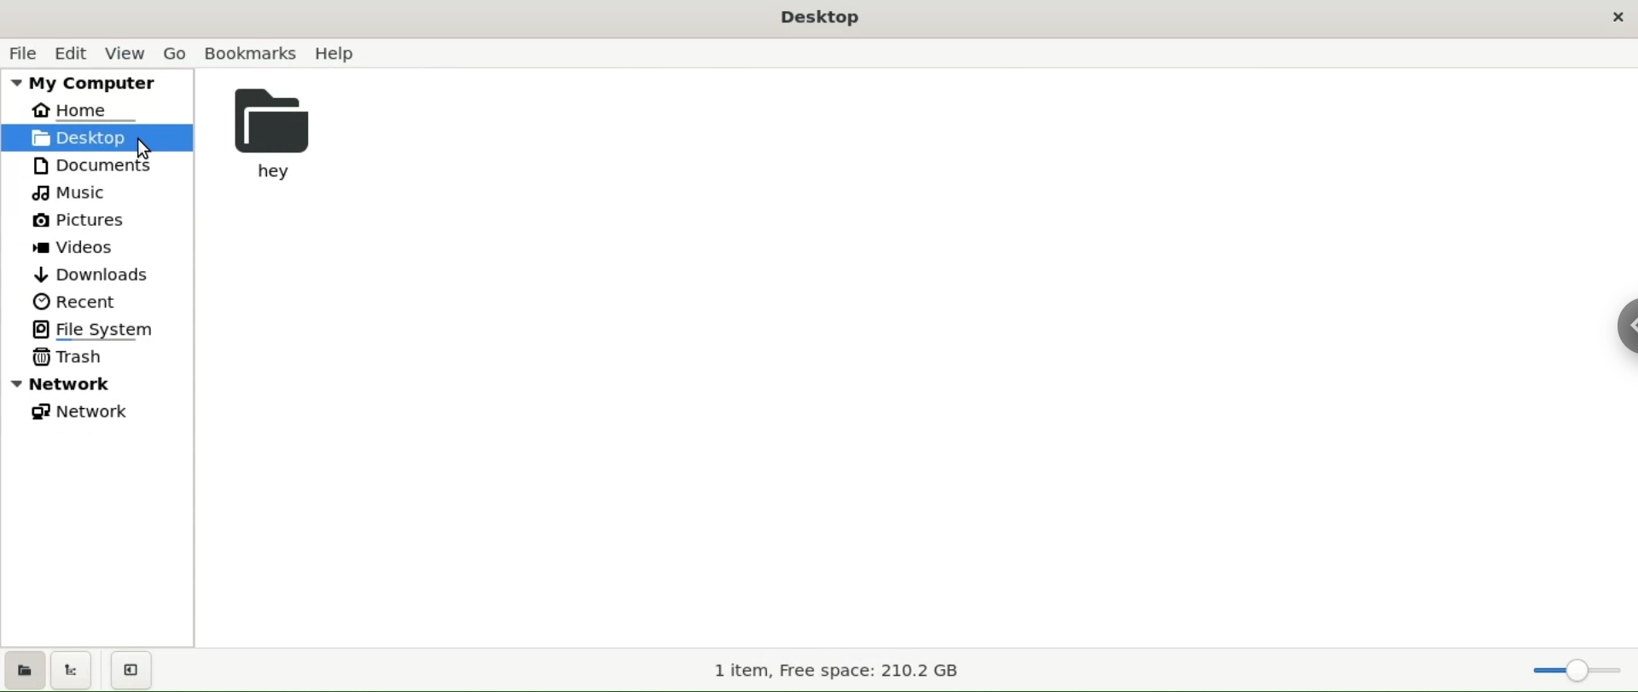  I want to click on close sidebar, so click(131, 670).